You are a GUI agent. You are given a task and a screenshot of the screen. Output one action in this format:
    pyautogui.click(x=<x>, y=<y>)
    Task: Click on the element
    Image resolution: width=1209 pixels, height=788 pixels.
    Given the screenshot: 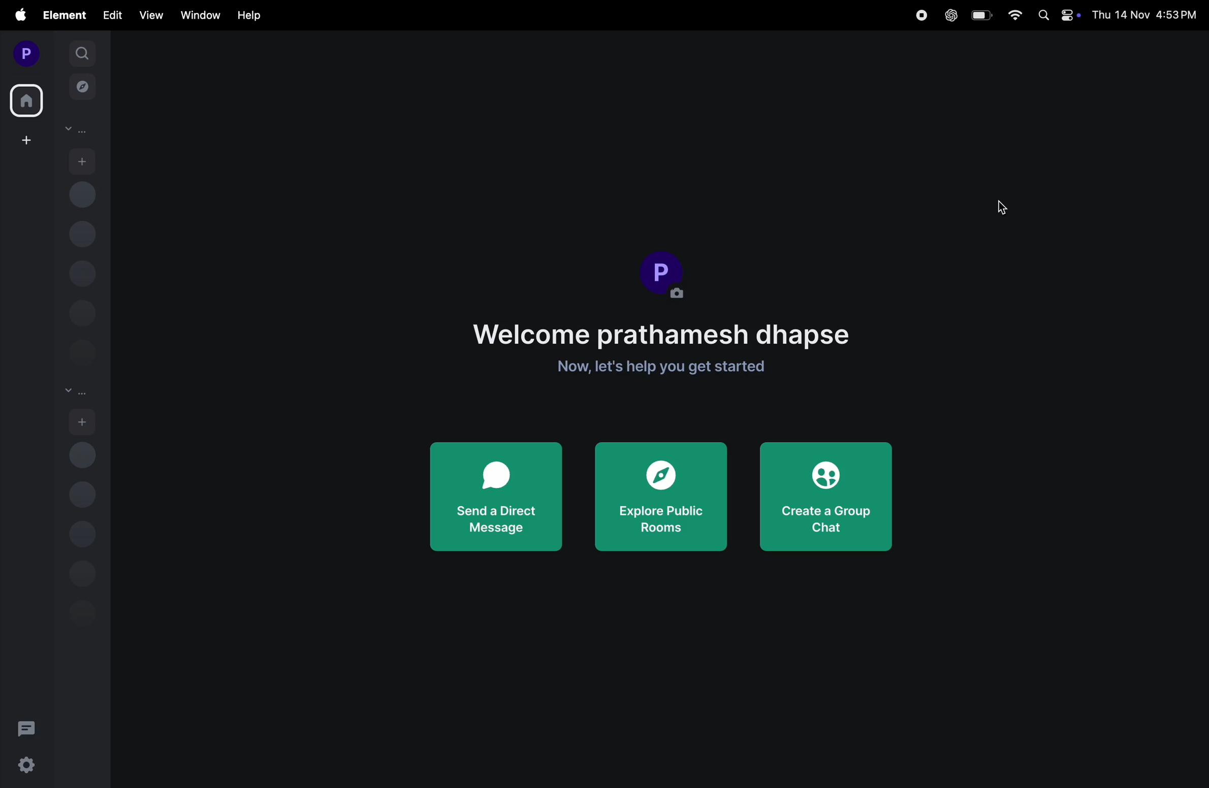 What is the action you would take?
    pyautogui.click(x=63, y=15)
    